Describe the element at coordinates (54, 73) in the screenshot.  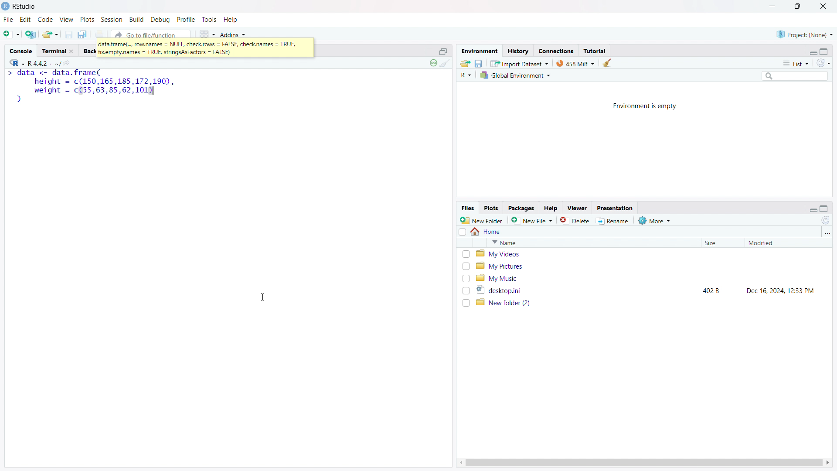
I see `> data <- data.trame(` at that location.